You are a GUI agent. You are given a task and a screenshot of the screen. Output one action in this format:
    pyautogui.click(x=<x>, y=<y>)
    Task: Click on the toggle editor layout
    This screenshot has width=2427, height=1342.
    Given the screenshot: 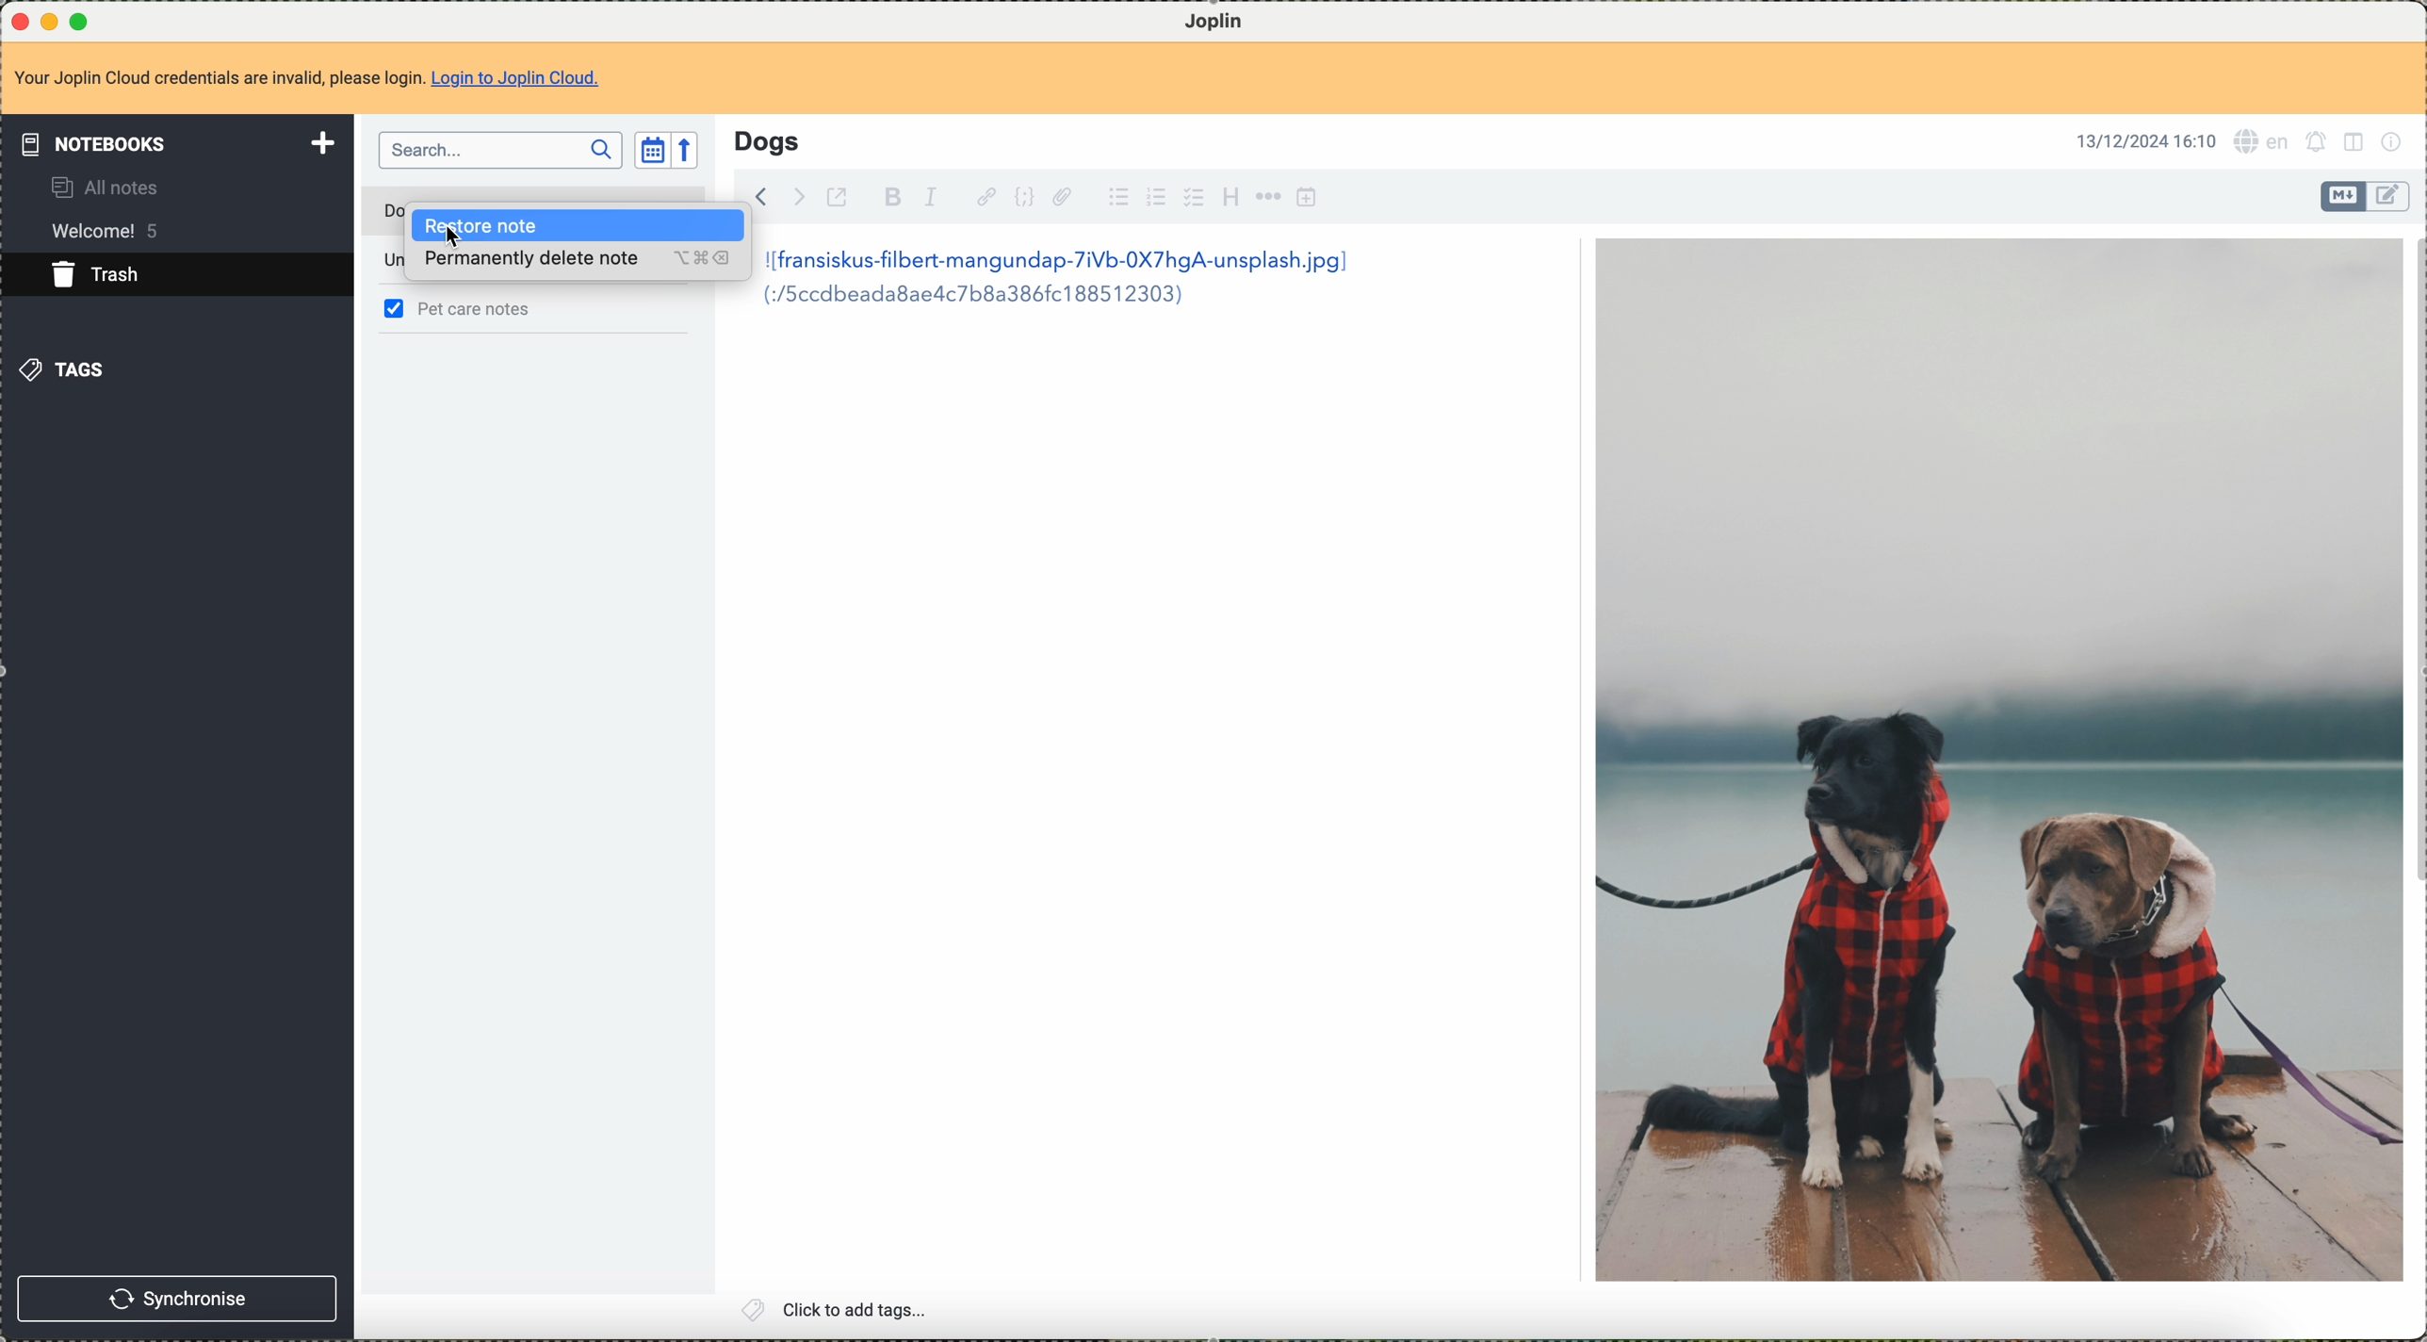 What is the action you would take?
    pyautogui.click(x=2358, y=143)
    